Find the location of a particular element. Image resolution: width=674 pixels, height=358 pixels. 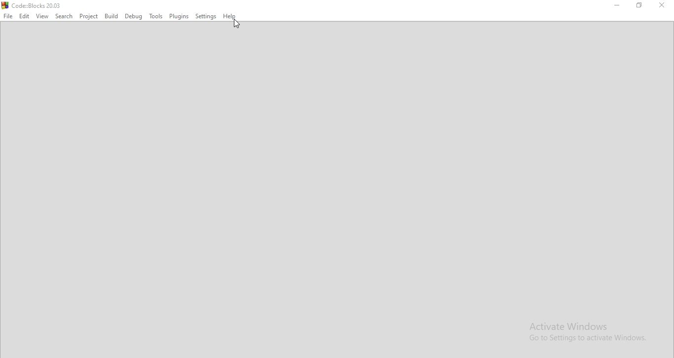

Restore is located at coordinates (640, 6).